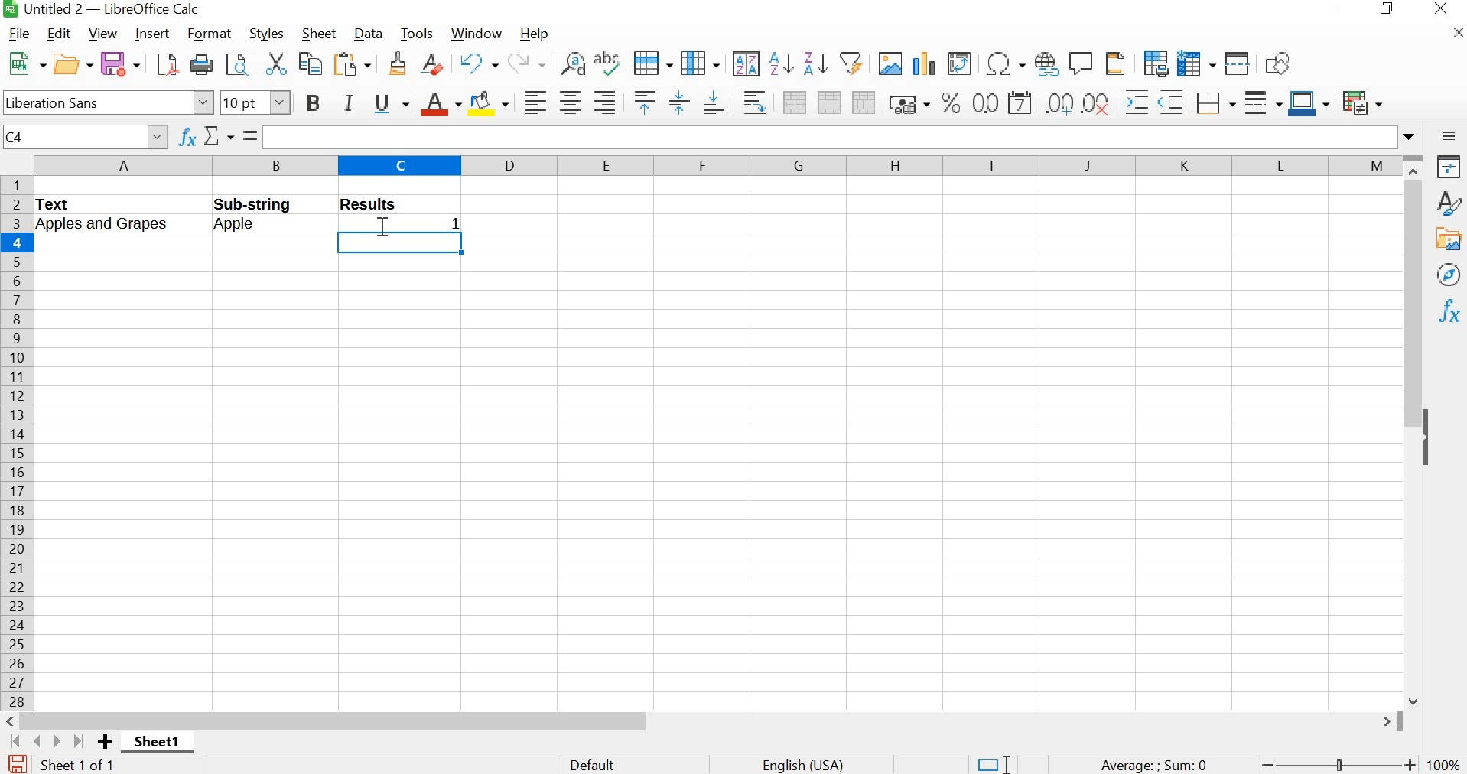 Image resolution: width=1467 pixels, height=774 pixels. What do you see at coordinates (156, 743) in the screenshot?
I see `sheet1` at bounding box center [156, 743].